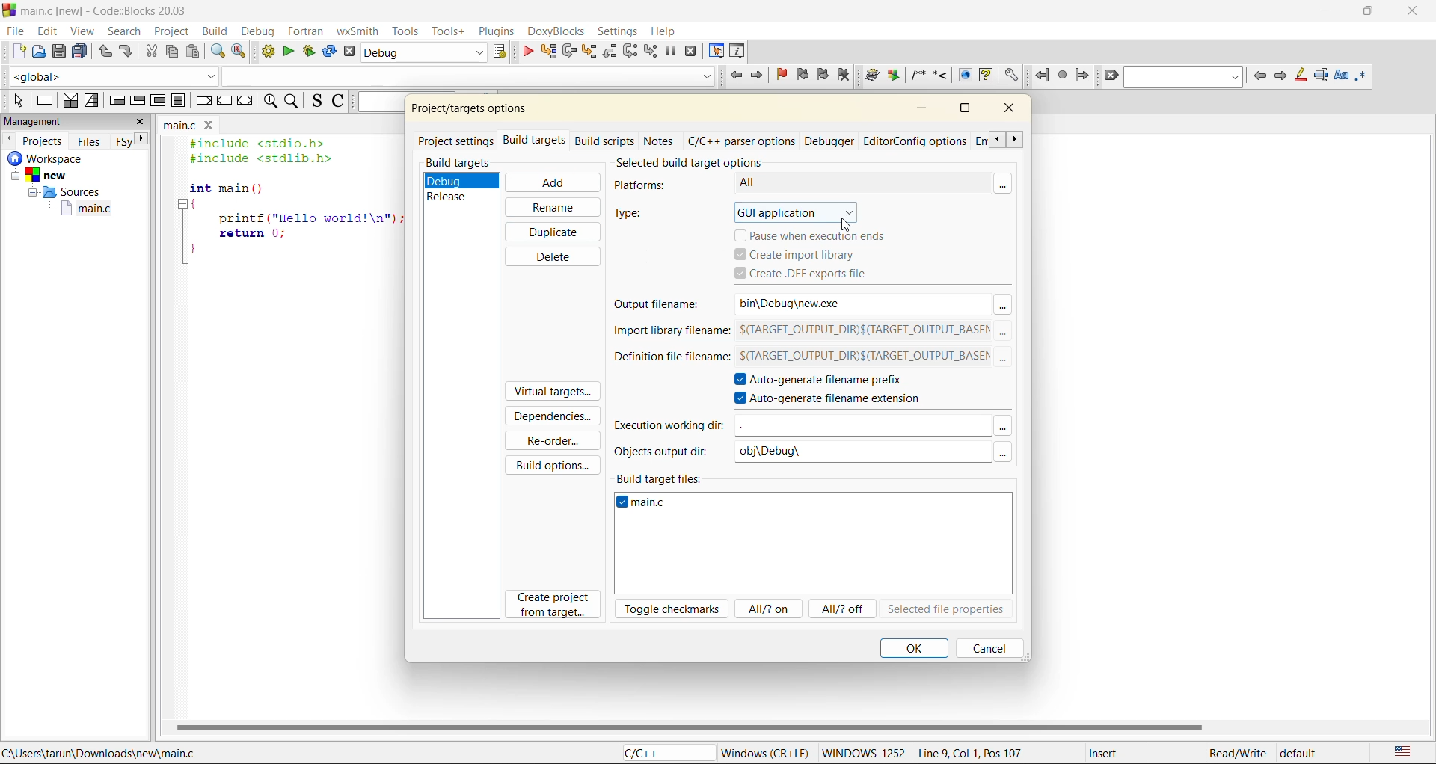 This screenshot has width=1436, height=764. What do you see at coordinates (1260, 77) in the screenshot?
I see `previous` at bounding box center [1260, 77].